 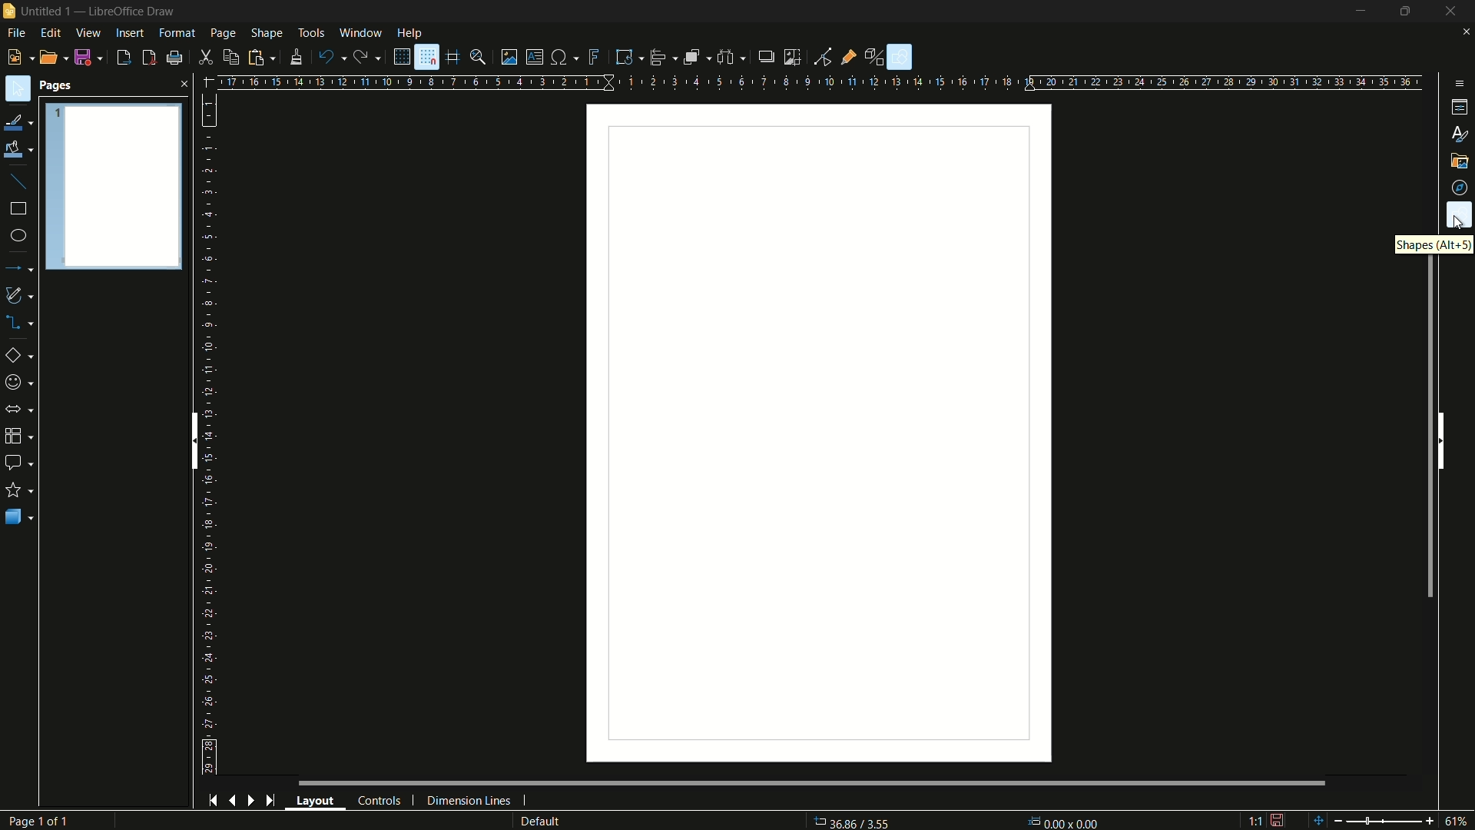 I want to click on insert image, so click(x=509, y=57).